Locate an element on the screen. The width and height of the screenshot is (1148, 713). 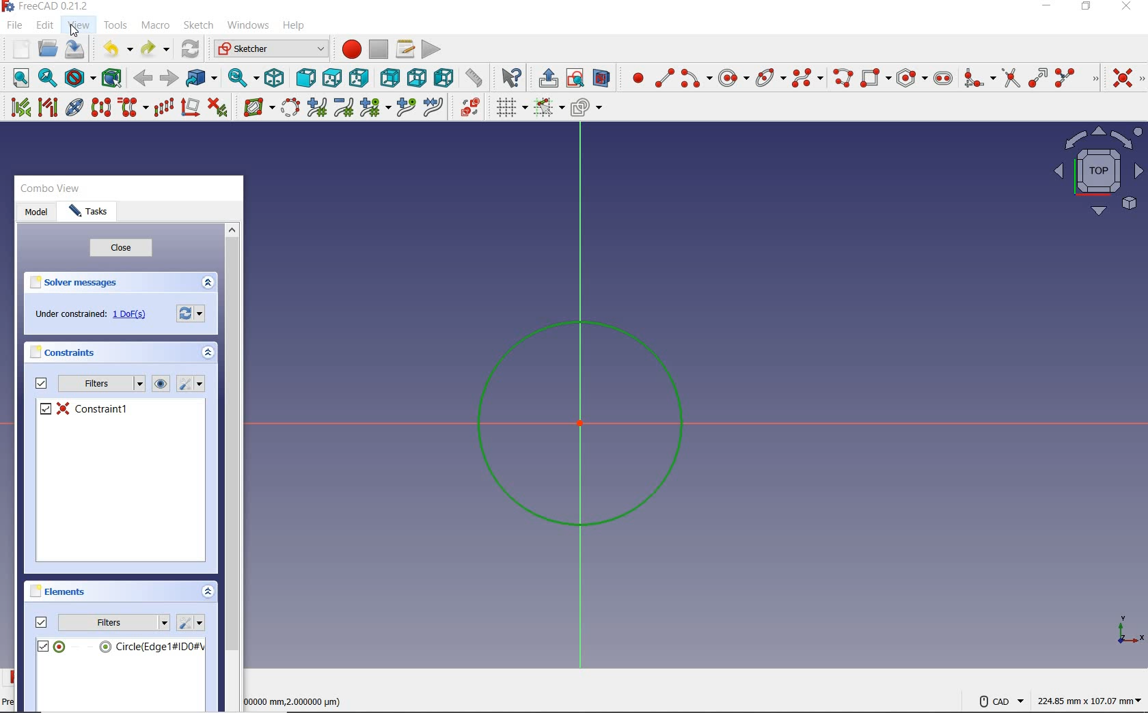
stop macro recording is located at coordinates (379, 48).